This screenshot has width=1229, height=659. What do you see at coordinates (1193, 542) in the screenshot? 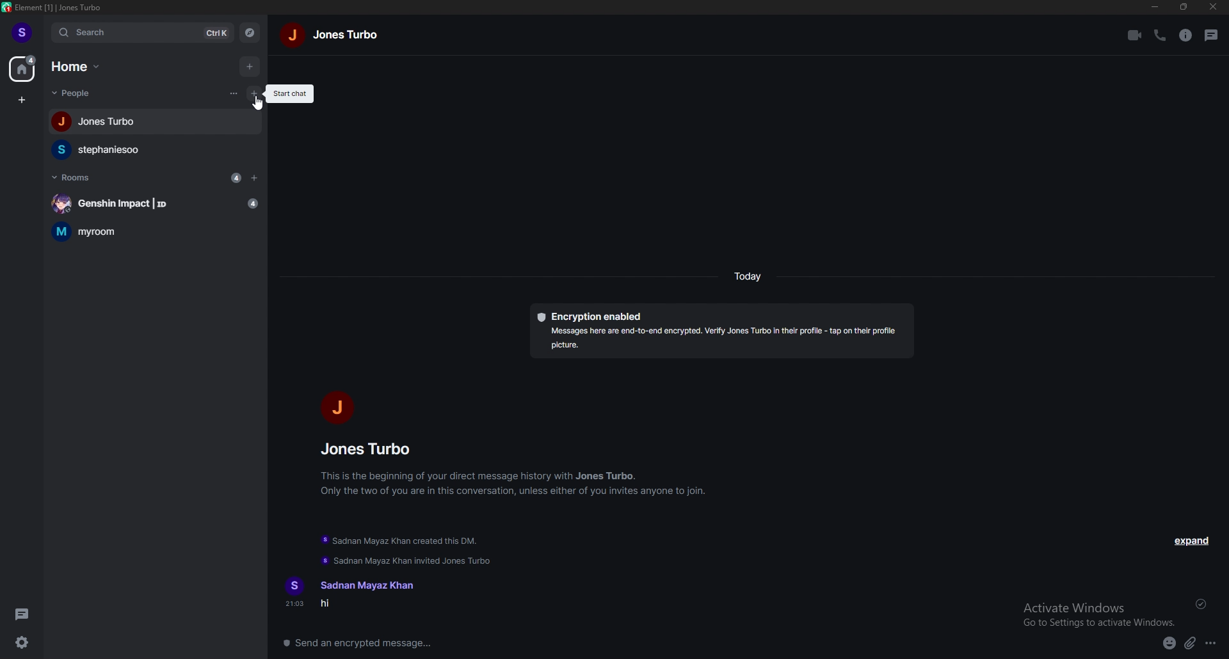
I see `expand` at bounding box center [1193, 542].